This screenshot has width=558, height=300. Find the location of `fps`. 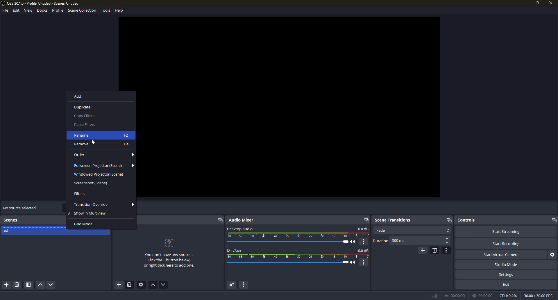

fps is located at coordinates (538, 295).